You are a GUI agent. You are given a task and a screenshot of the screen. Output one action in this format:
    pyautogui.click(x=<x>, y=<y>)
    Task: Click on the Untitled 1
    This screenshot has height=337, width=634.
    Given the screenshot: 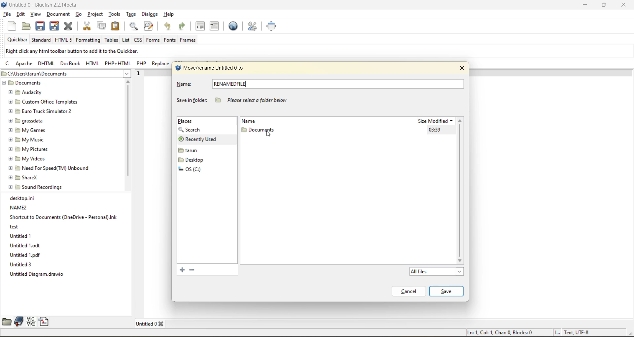 What is the action you would take?
    pyautogui.click(x=21, y=236)
    